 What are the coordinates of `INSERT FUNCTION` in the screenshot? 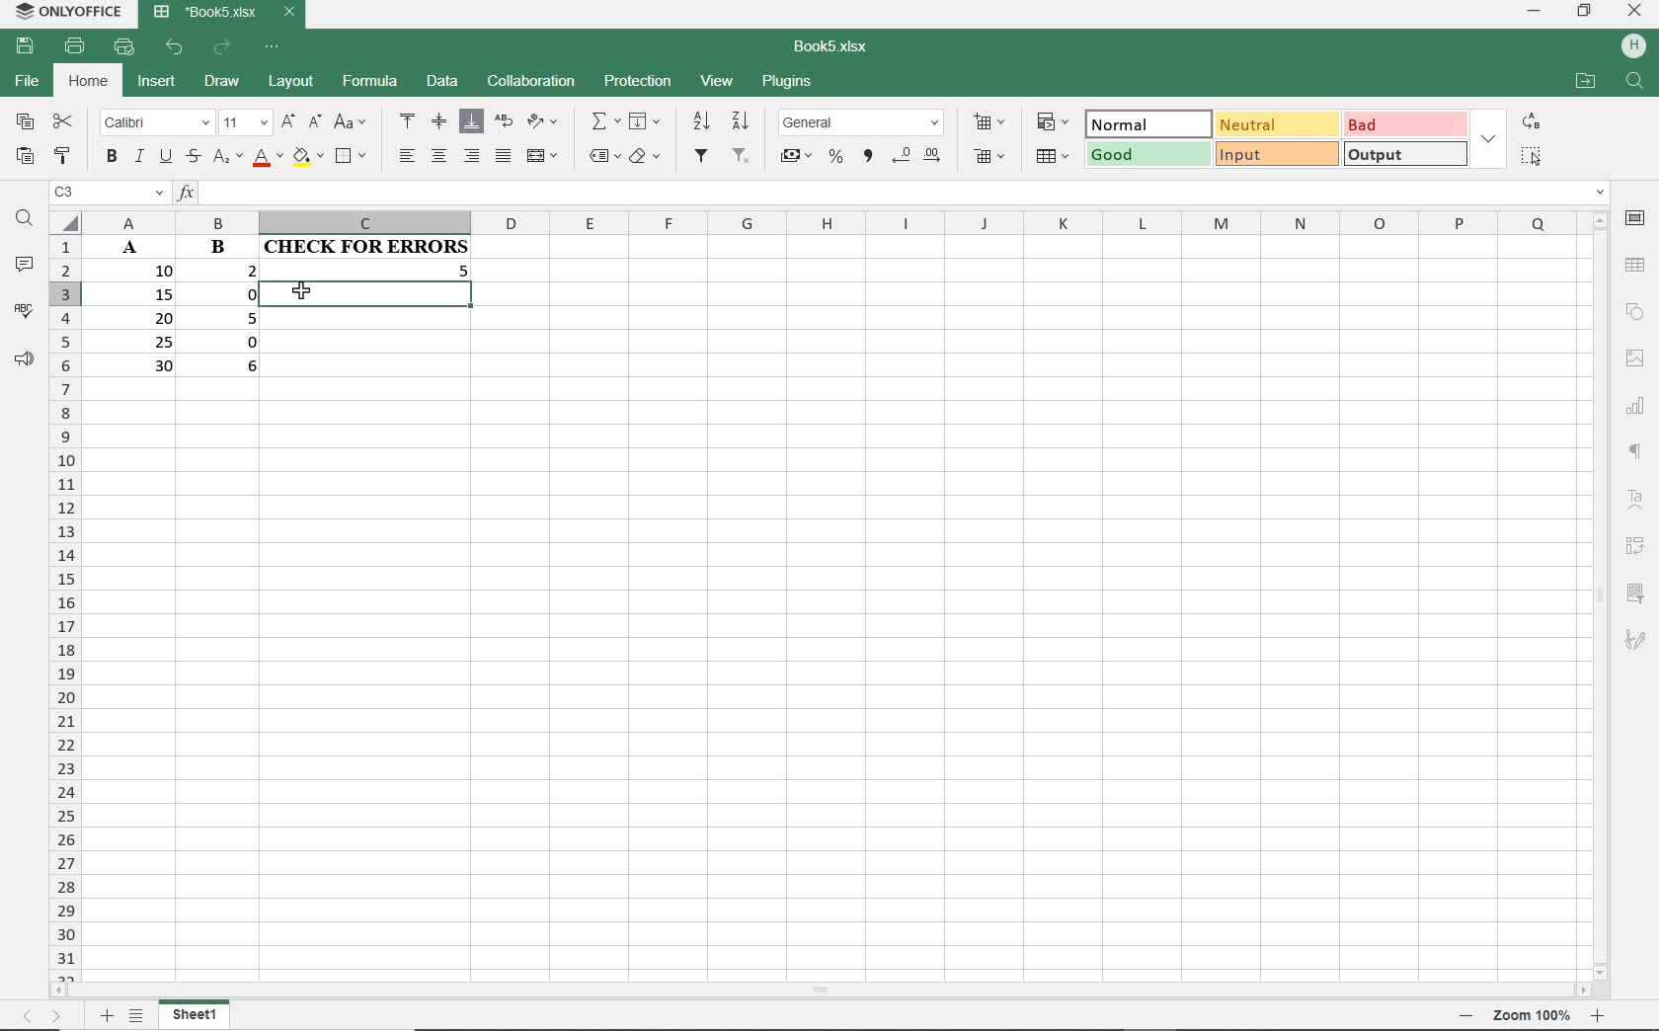 It's located at (604, 123).